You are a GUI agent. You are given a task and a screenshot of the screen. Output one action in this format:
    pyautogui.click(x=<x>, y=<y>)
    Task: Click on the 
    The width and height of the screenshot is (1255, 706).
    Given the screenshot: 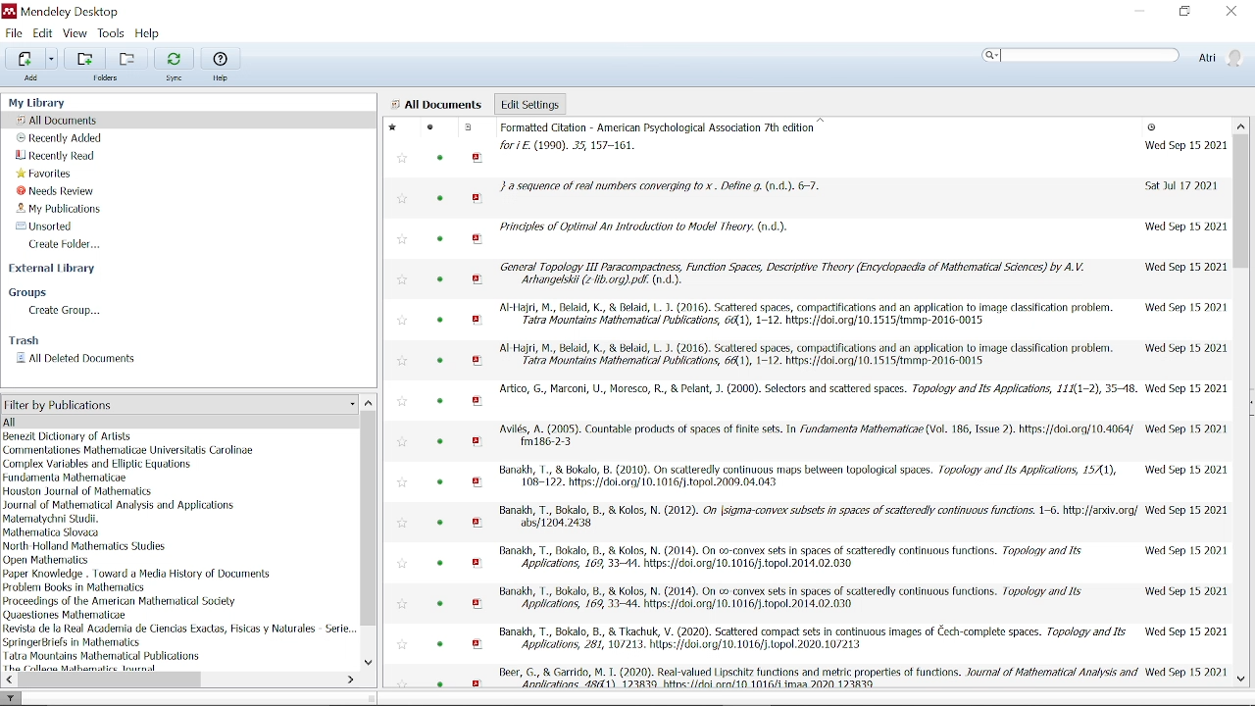 What is the action you would take?
    pyautogui.click(x=12, y=680)
    